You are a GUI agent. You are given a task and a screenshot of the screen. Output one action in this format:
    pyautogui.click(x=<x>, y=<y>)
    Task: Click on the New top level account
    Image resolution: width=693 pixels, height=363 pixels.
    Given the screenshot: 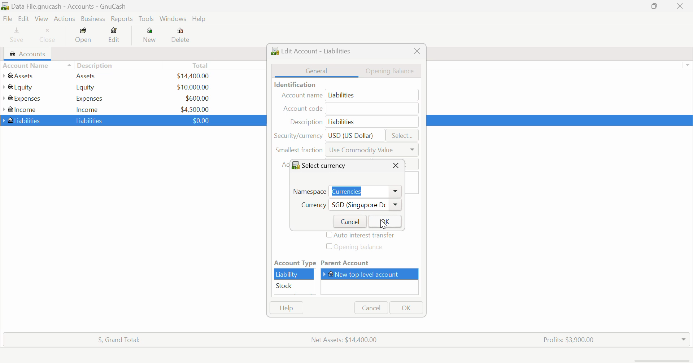 What is the action you would take?
    pyautogui.click(x=372, y=274)
    